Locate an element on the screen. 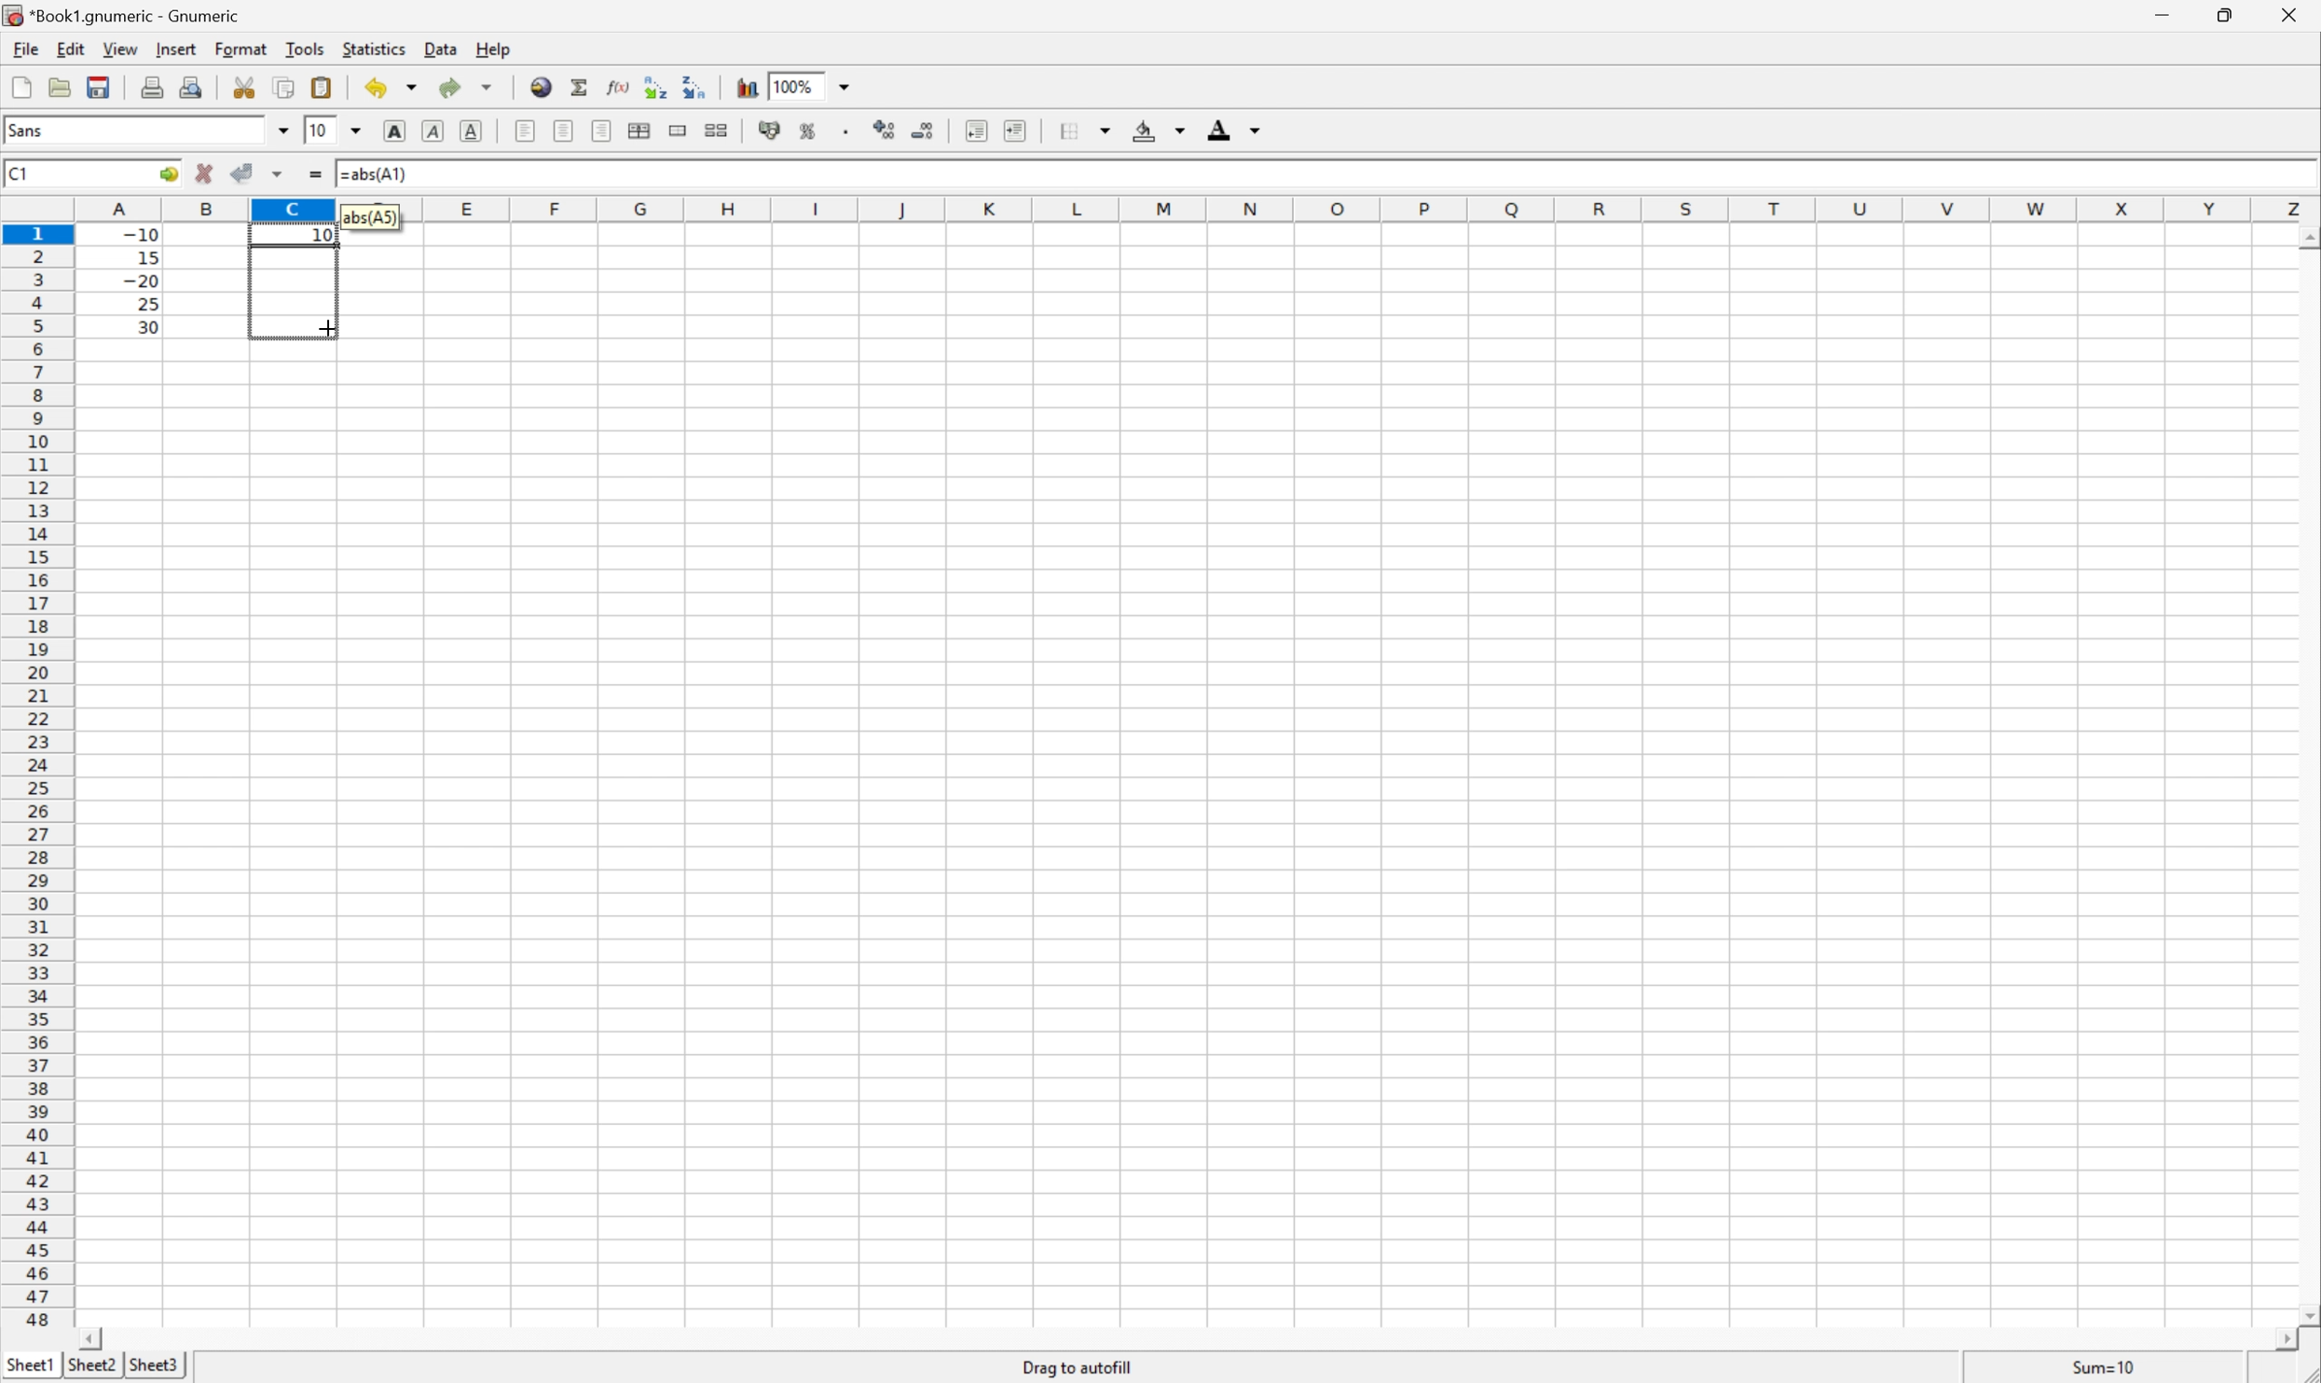 The height and width of the screenshot is (1383, 2321). bold is located at coordinates (391, 129).